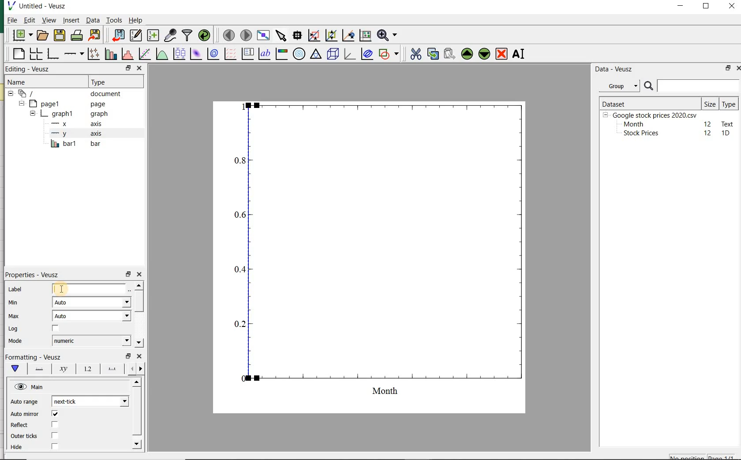 Image resolution: width=741 pixels, height=460 pixels. I want to click on select items from the graph or scroll, so click(281, 36).